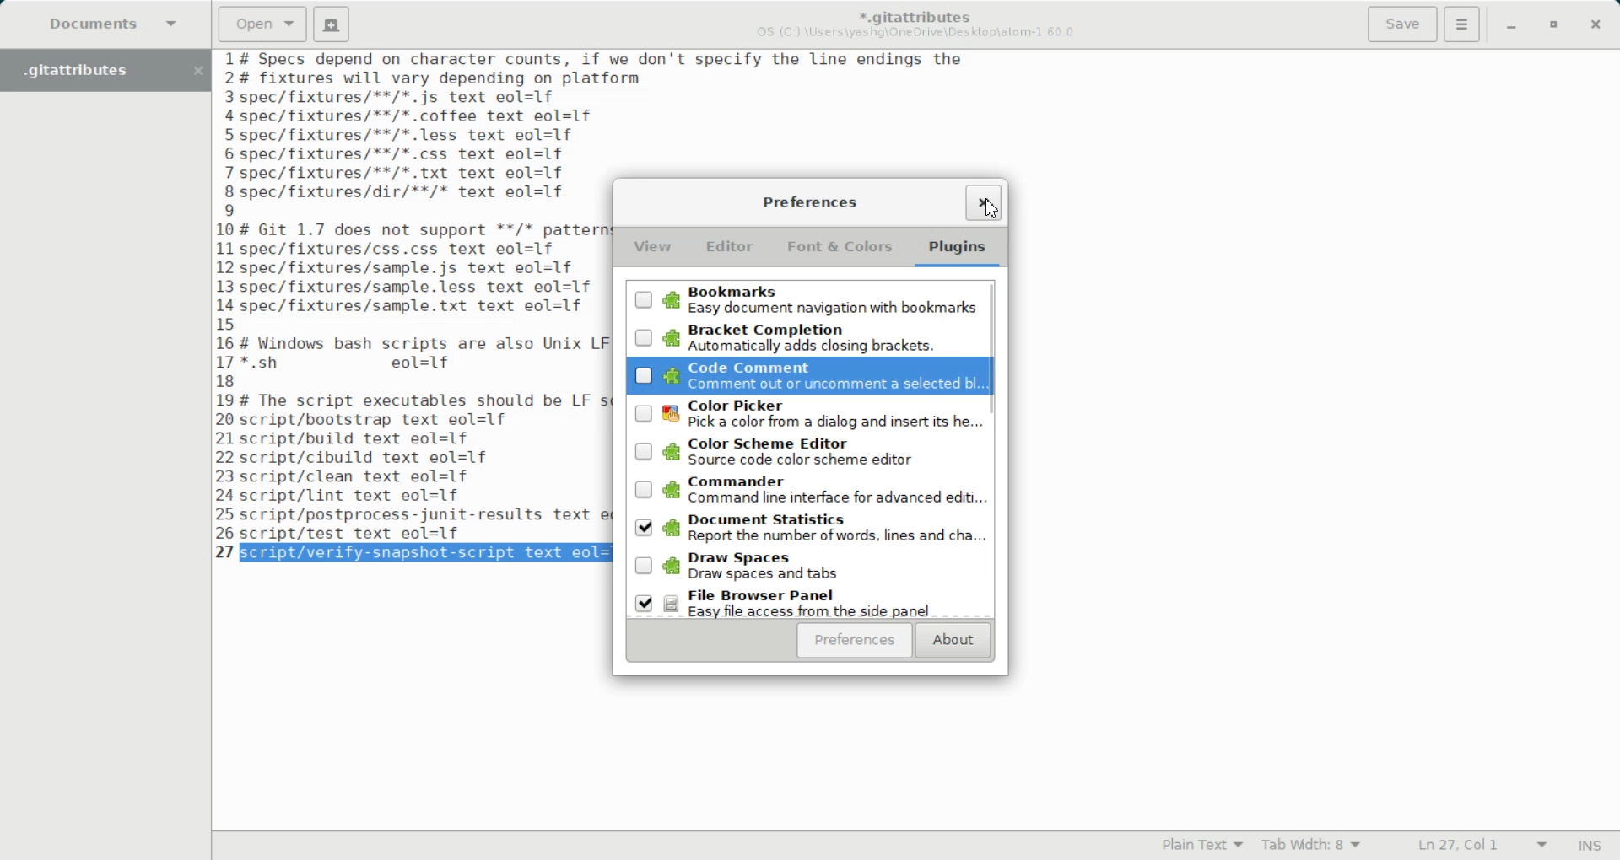 This screenshot has height=860, width=1620. I want to click on INS, so click(1590, 845).